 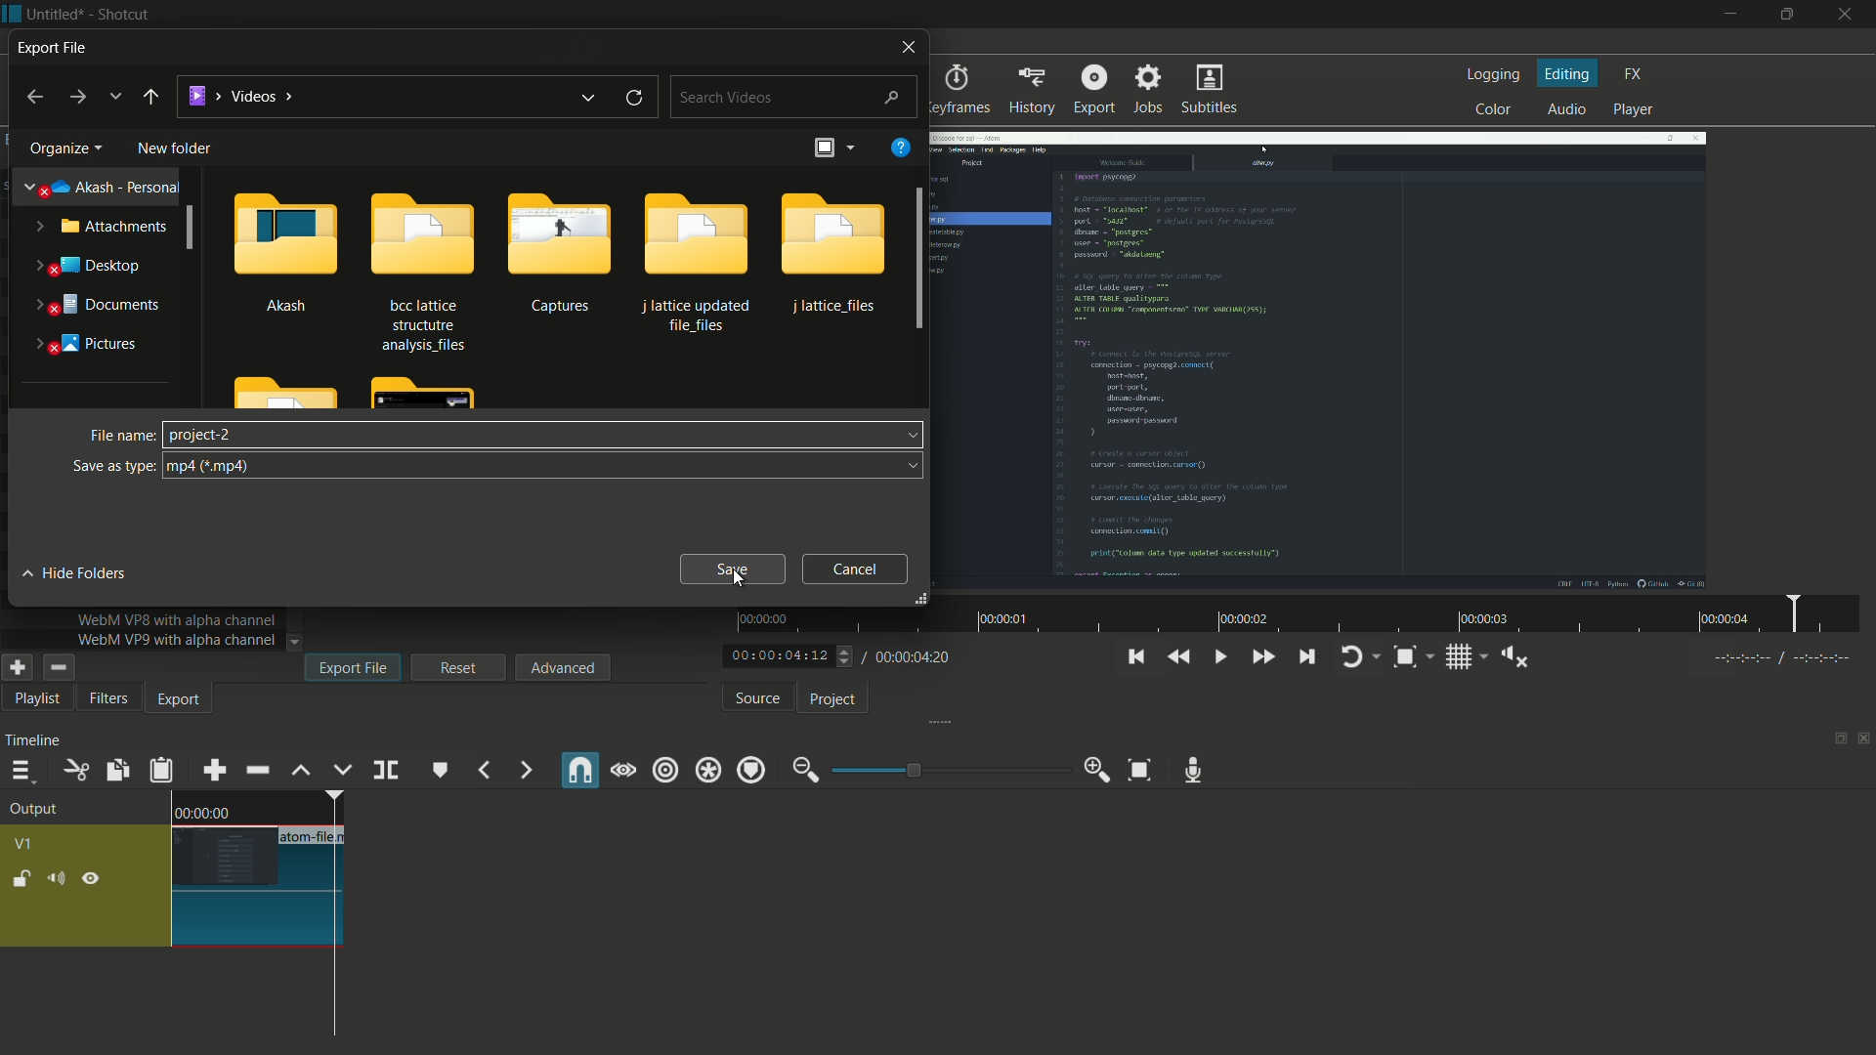 I want to click on dropdown, so click(x=294, y=643).